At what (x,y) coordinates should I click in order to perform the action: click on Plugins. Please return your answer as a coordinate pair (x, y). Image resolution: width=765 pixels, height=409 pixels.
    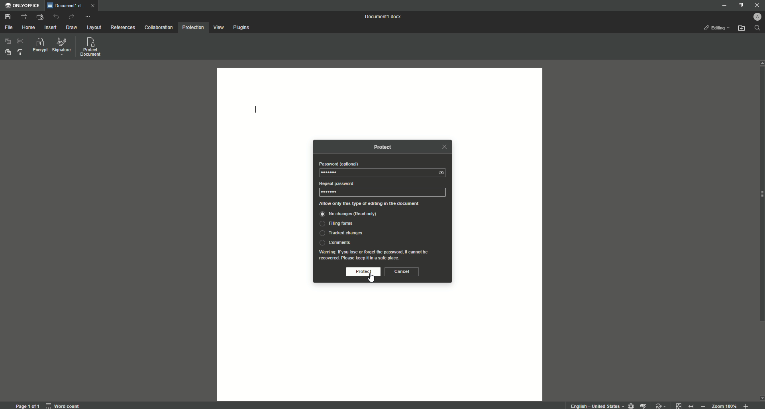
    Looking at the image, I should click on (242, 27).